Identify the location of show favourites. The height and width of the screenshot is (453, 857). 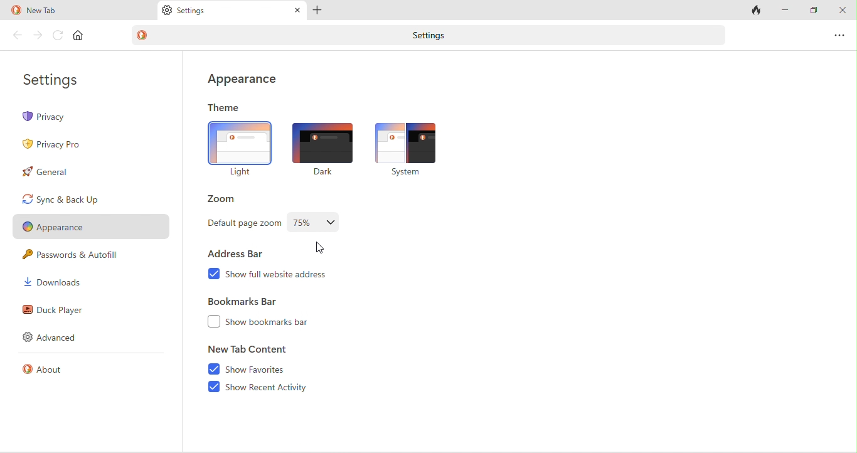
(258, 368).